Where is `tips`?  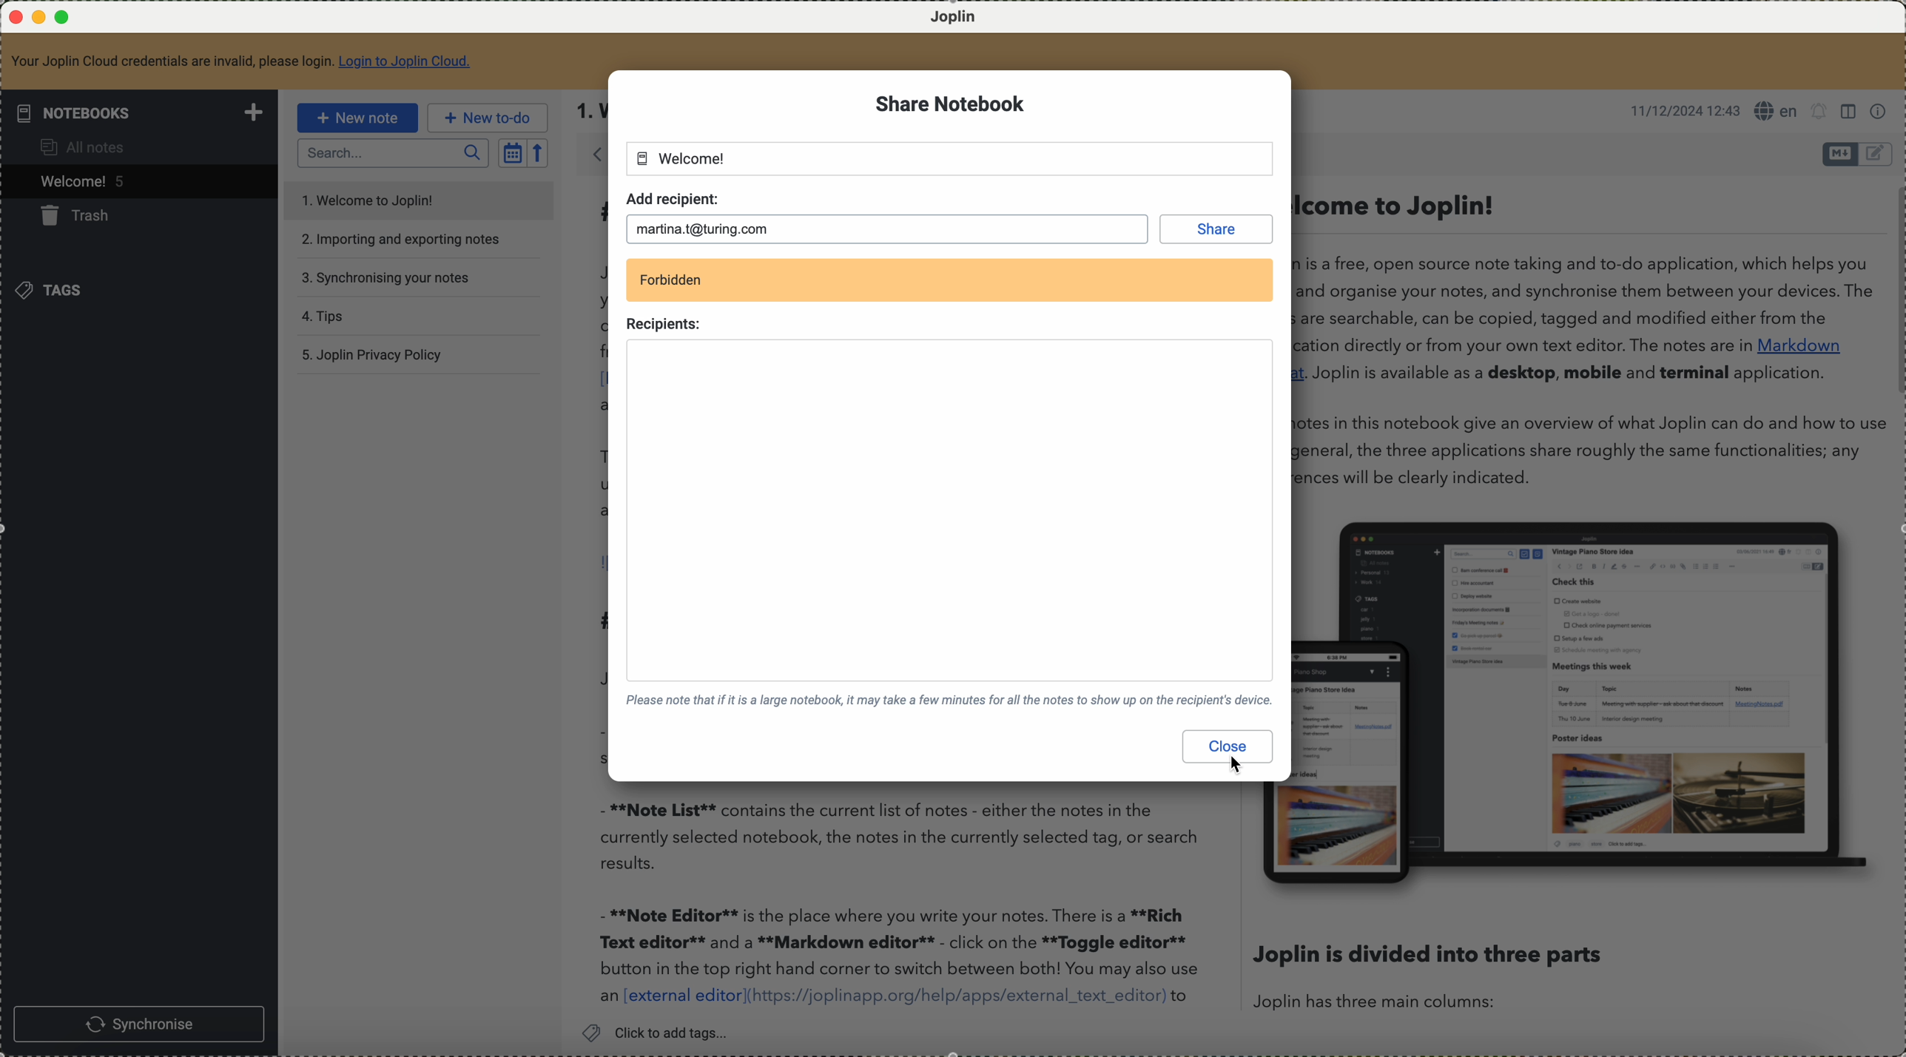 tips is located at coordinates (323, 314).